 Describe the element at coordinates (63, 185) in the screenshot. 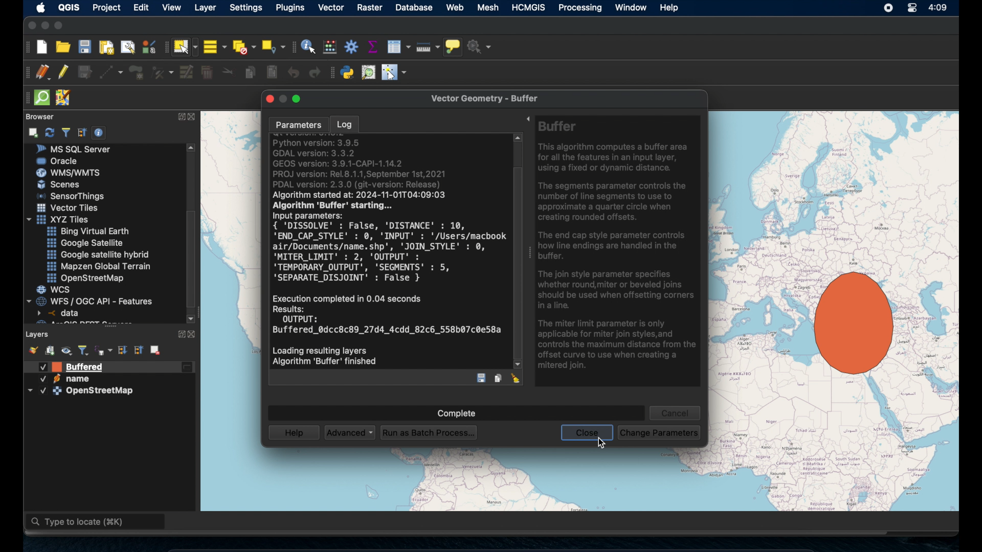

I see `scenes` at that location.